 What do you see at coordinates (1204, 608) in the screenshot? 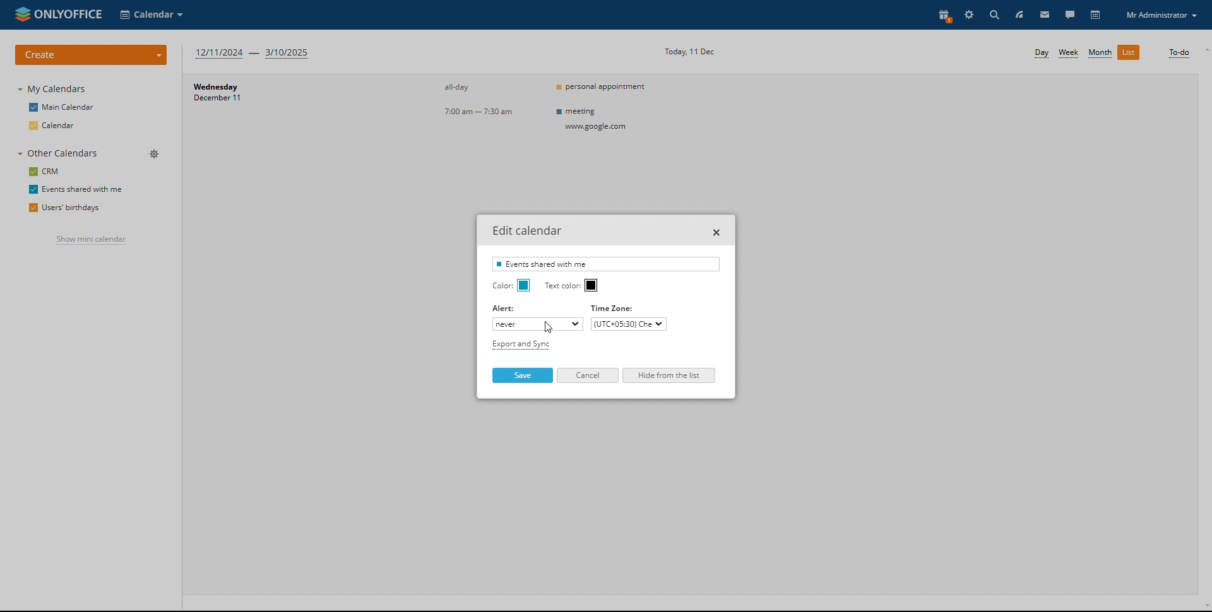
I see `scroll down` at bounding box center [1204, 608].